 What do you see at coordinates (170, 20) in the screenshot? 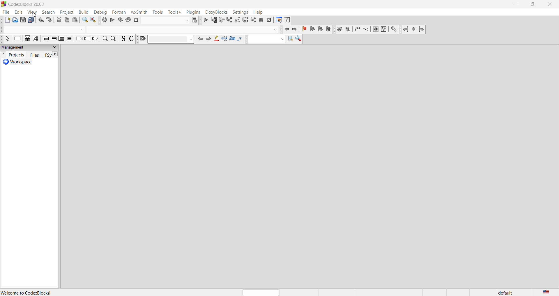
I see `show the select target dialog` at bounding box center [170, 20].